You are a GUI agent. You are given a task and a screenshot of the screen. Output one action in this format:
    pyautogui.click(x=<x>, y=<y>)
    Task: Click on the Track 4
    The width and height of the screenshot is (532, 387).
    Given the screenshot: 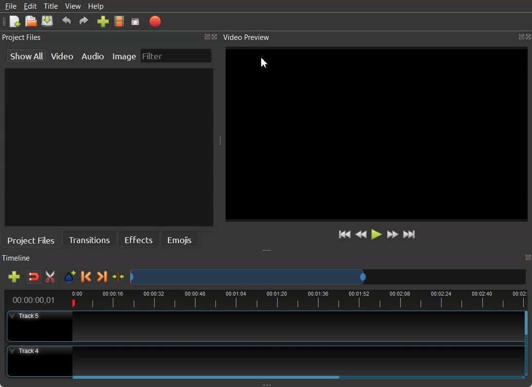 What is the action you would take?
    pyautogui.click(x=264, y=360)
    